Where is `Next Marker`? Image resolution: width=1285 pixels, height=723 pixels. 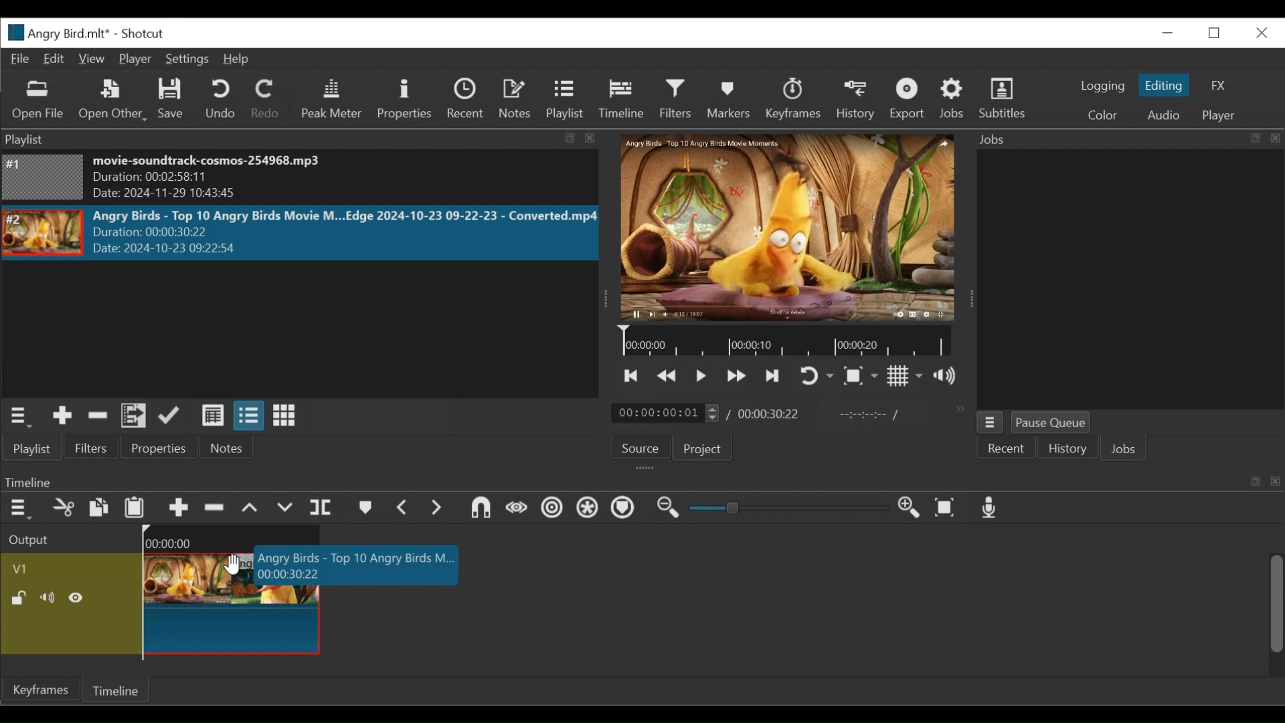
Next Marker is located at coordinates (434, 508).